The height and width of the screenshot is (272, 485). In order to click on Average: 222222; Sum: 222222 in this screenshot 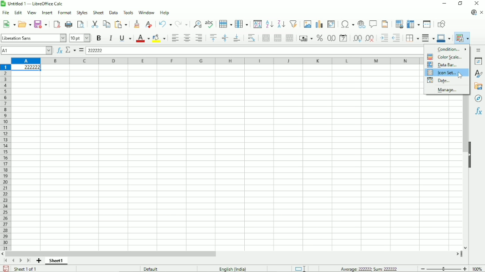, I will do `click(368, 269)`.